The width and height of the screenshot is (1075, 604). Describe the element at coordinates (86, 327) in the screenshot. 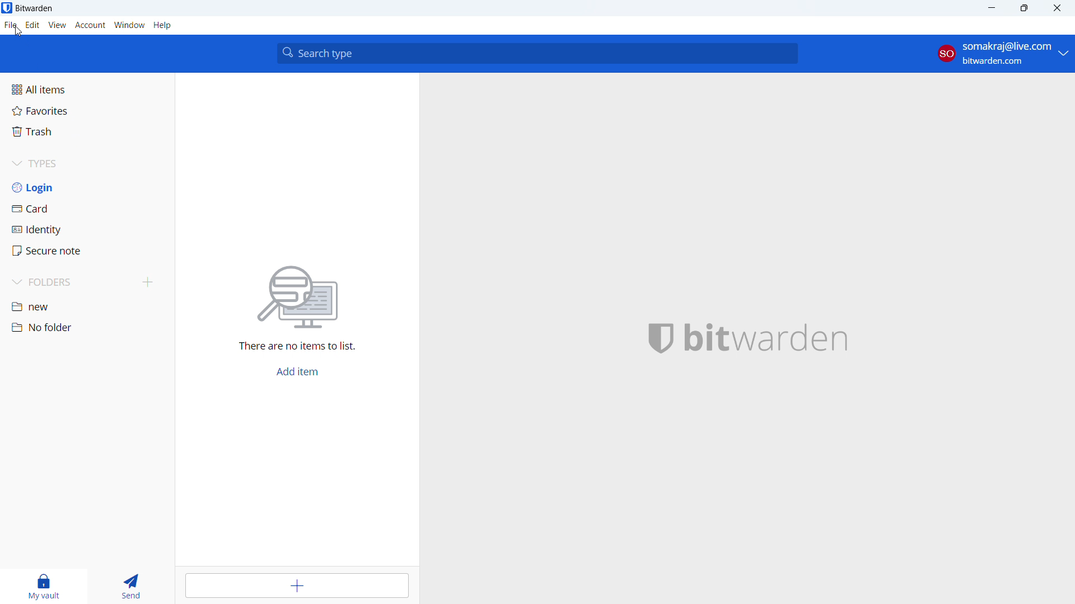

I see `folder 2` at that location.